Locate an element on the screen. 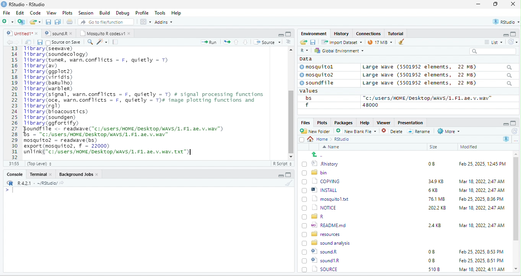 This screenshot has height=276, width=521. clases is located at coordinates (369, 33).